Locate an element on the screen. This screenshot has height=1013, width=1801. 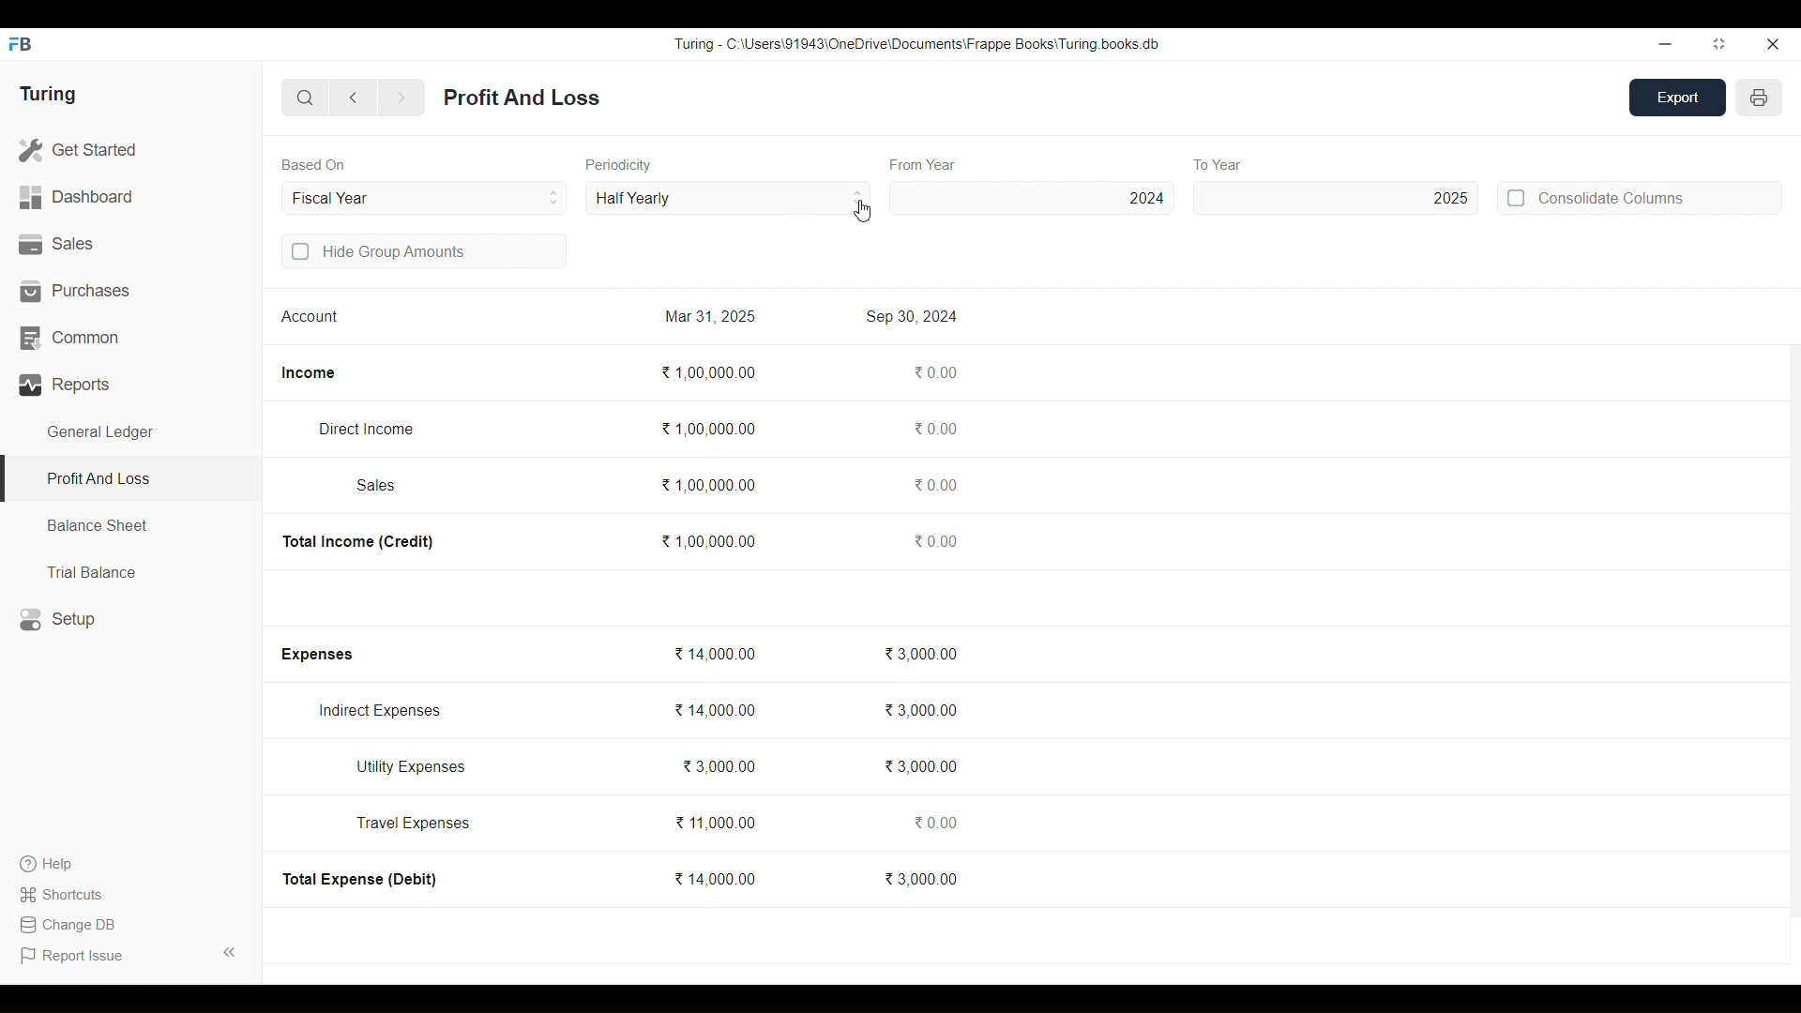
Income is located at coordinates (309, 373).